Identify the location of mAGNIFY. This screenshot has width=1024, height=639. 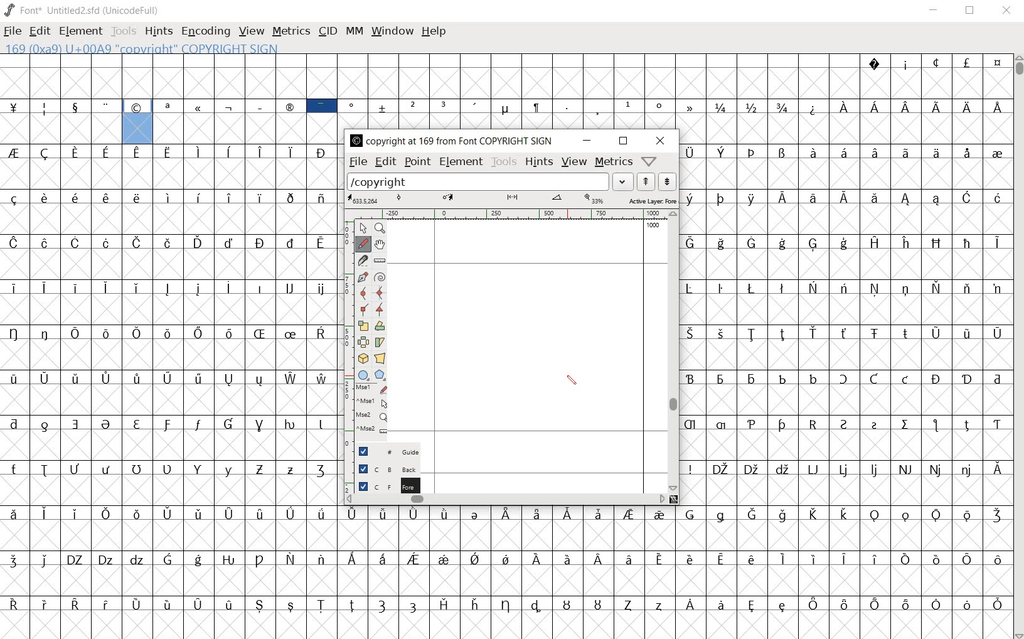
(380, 228).